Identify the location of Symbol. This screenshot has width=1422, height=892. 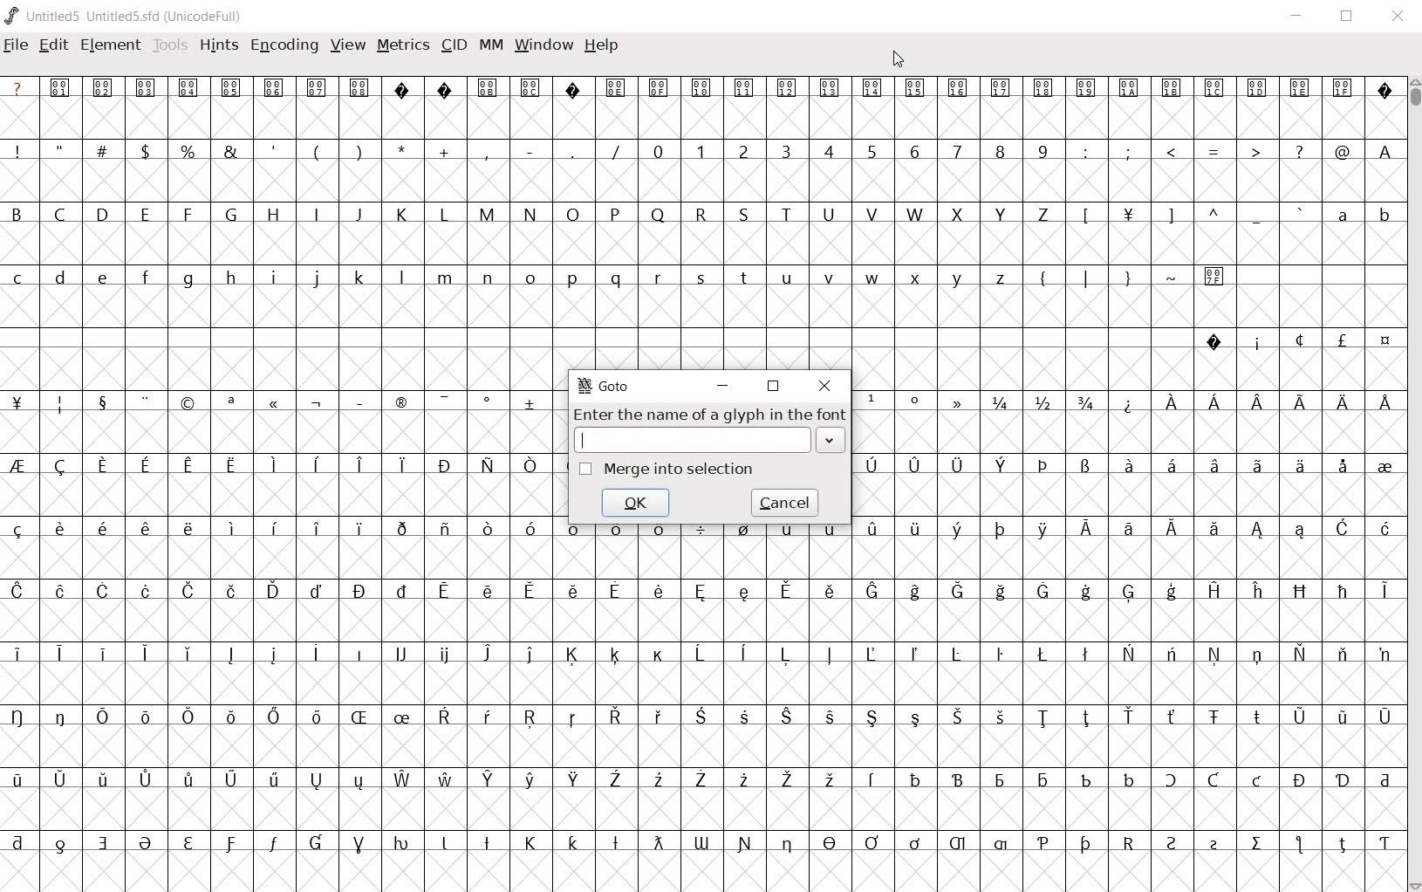
(230, 403).